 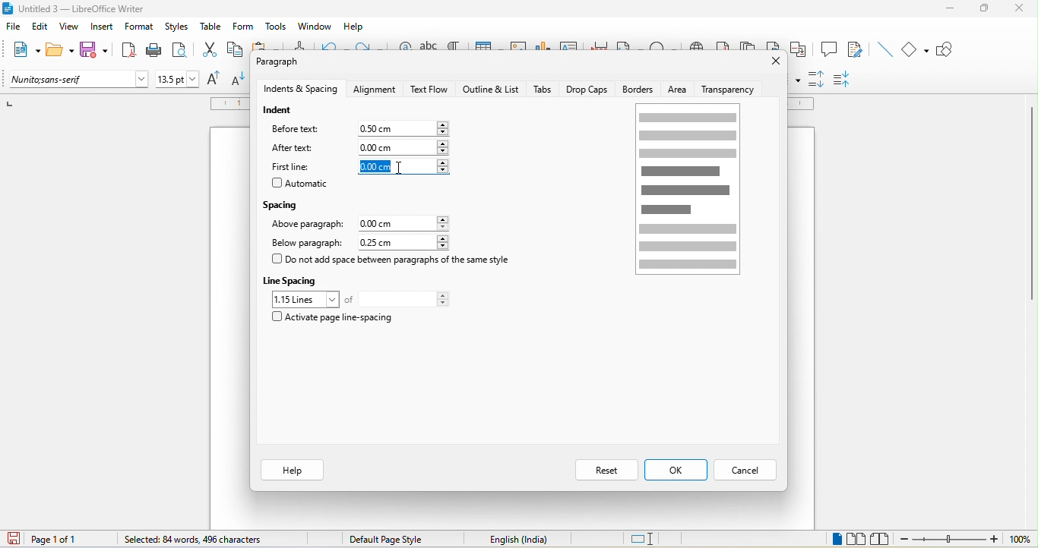 I want to click on increase paragraph spacing, so click(x=815, y=77).